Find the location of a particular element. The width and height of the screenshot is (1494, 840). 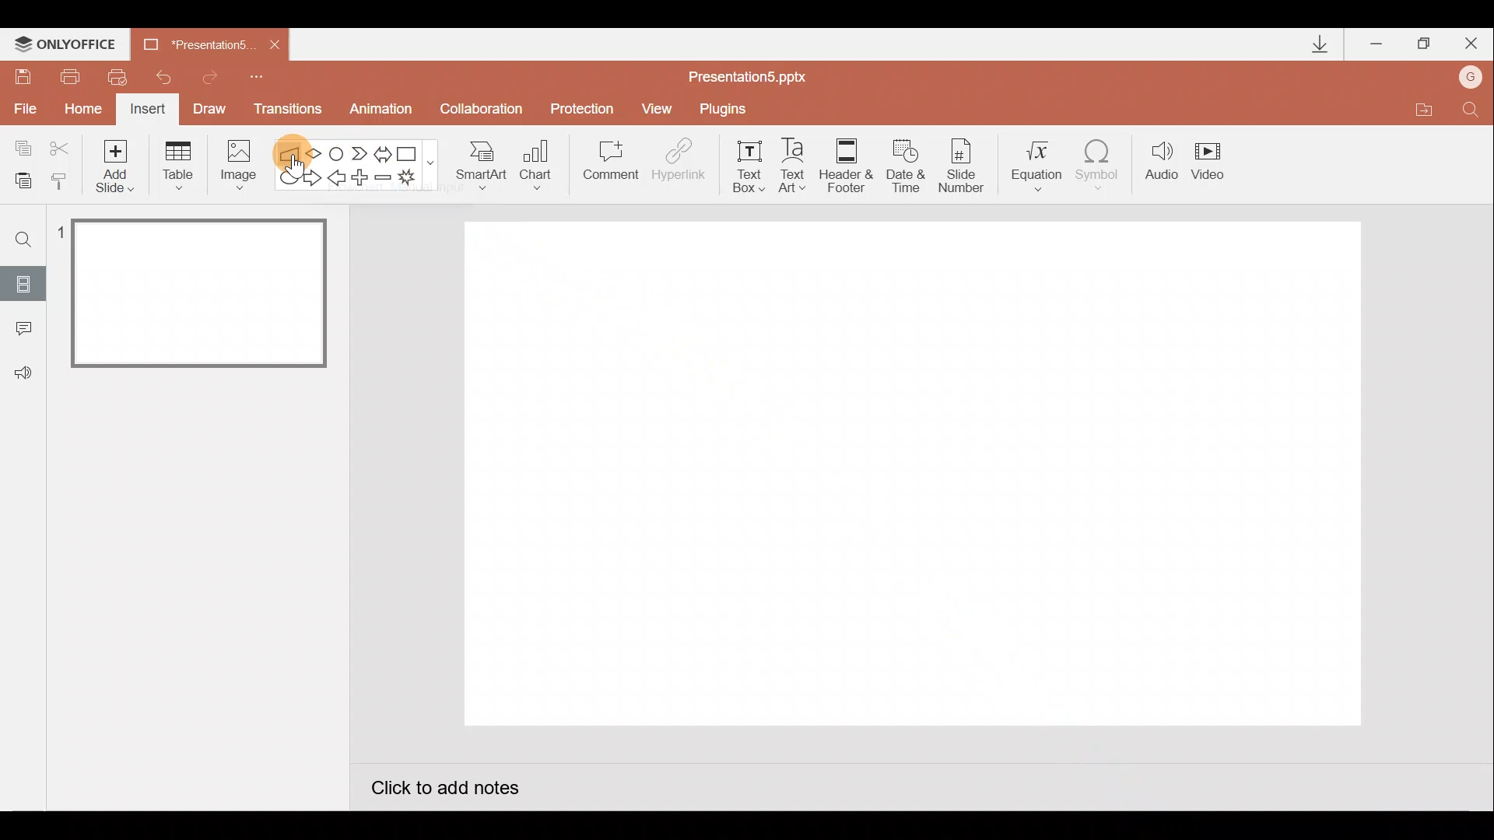

Close is located at coordinates (275, 45).